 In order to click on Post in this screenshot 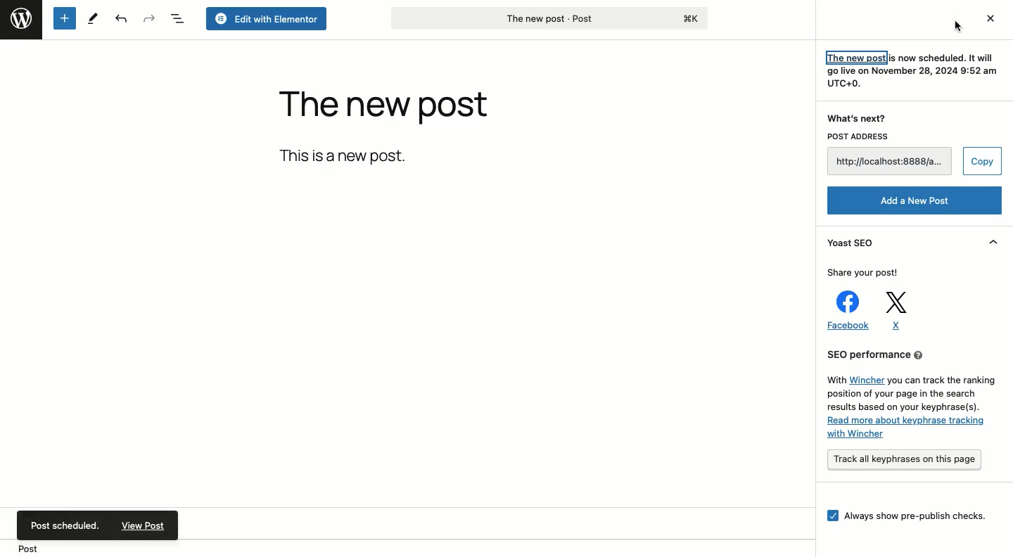, I will do `click(25, 549)`.